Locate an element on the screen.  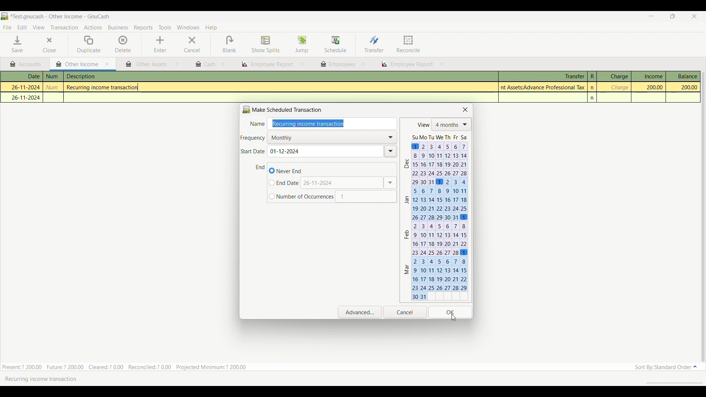
Close is located at coordinates (44, 45).